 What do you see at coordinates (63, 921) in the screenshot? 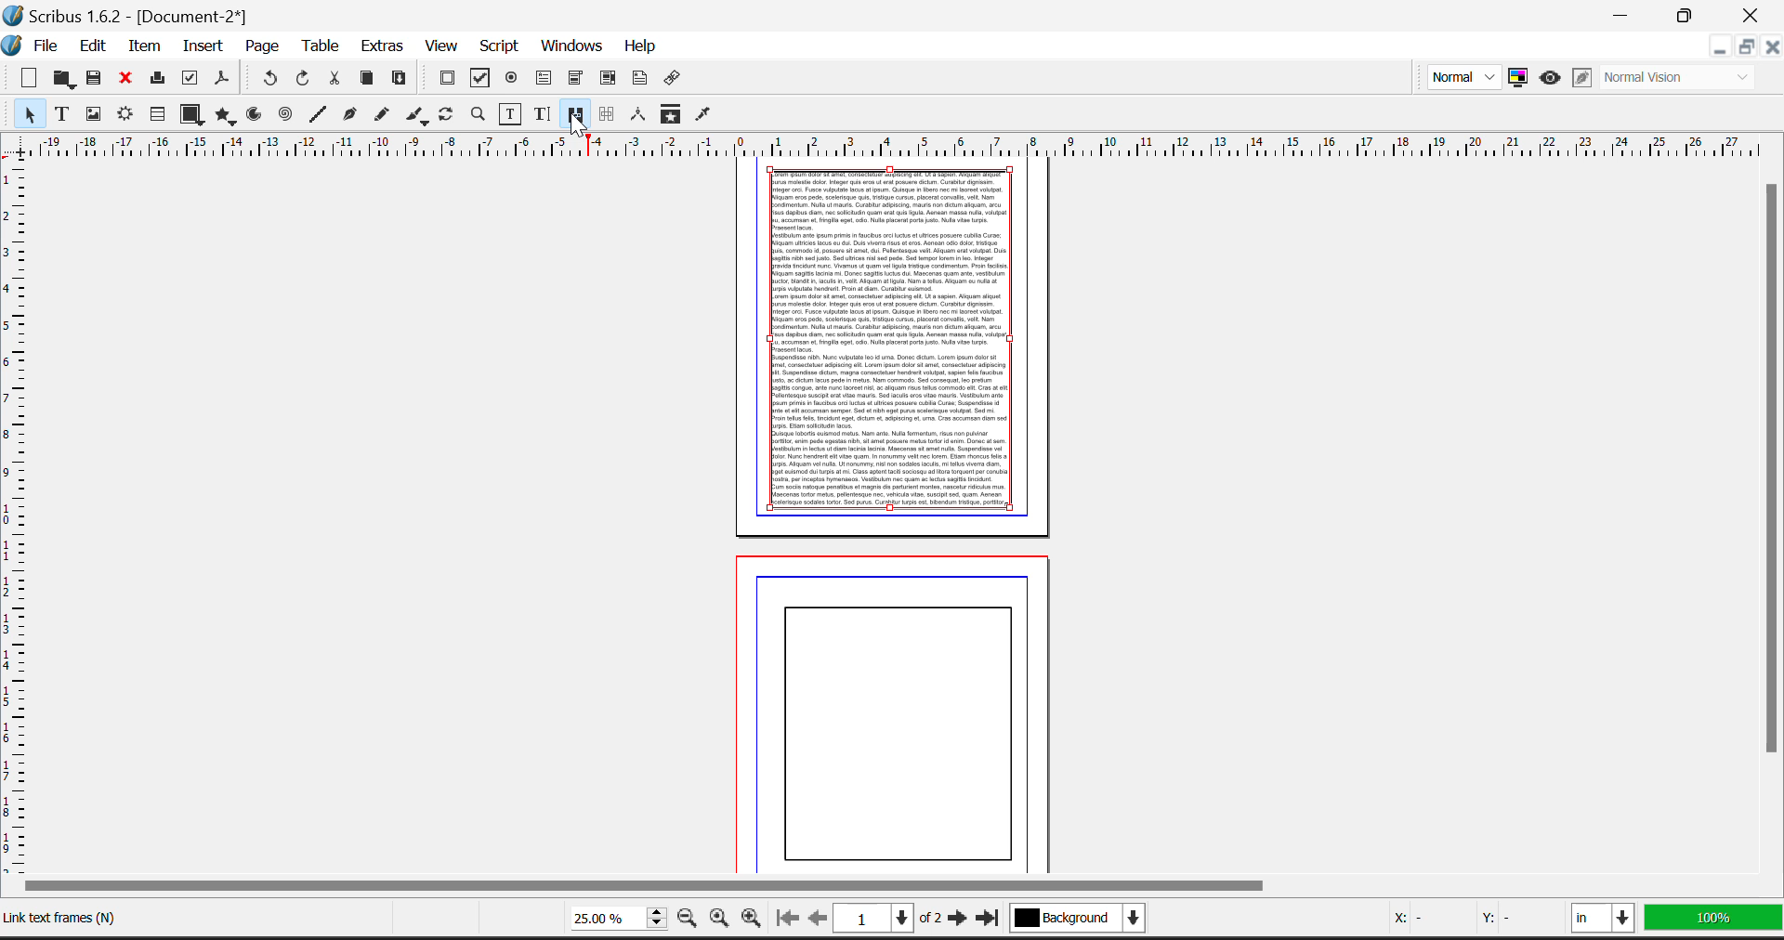
I see `Link Text Frame` at bounding box center [63, 921].